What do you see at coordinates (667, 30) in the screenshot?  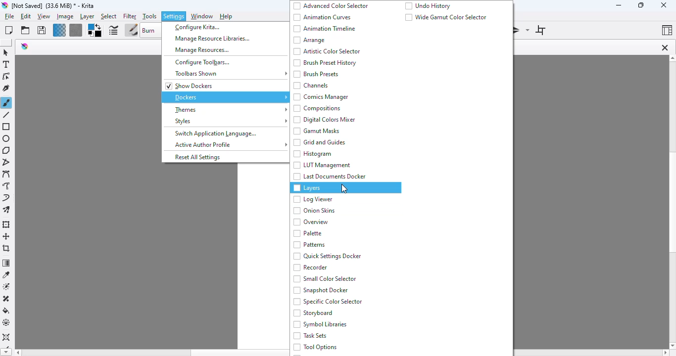 I see `Choose workspace` at bounding box center [667, 30].